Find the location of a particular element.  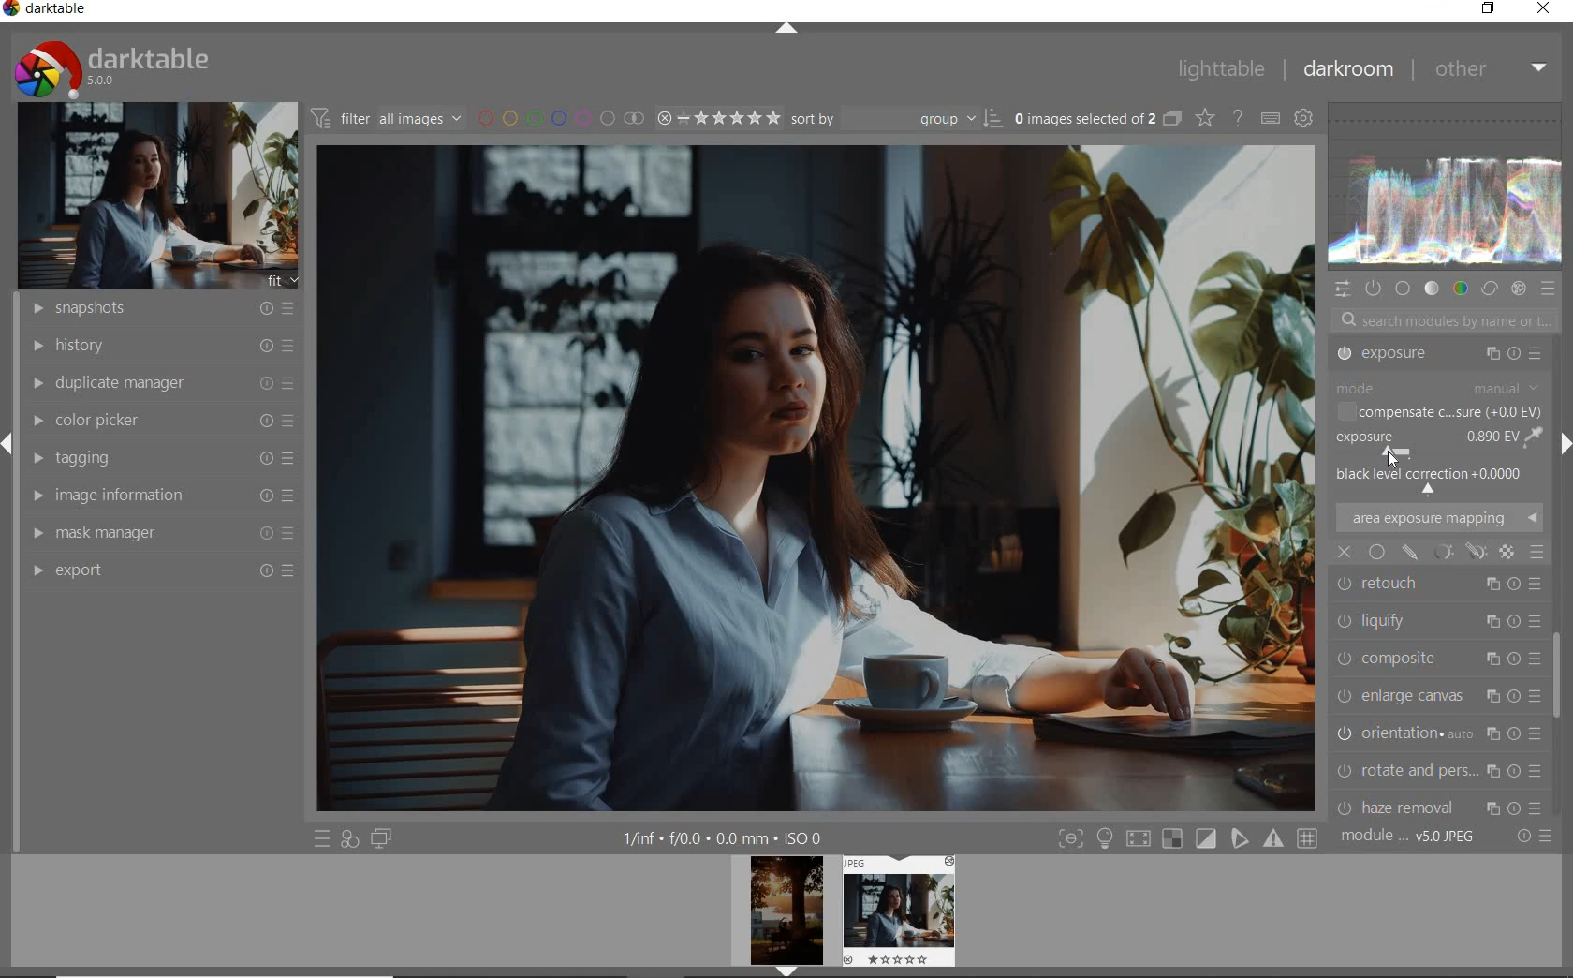

CHROMATIC ABER is located at coordinates (1436, 733).